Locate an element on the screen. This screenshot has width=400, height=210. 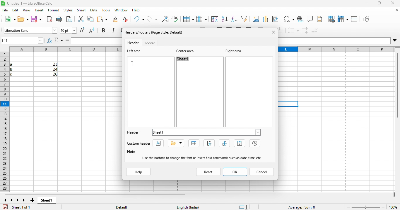
sheet 1 is located at coordinates (49, 201).